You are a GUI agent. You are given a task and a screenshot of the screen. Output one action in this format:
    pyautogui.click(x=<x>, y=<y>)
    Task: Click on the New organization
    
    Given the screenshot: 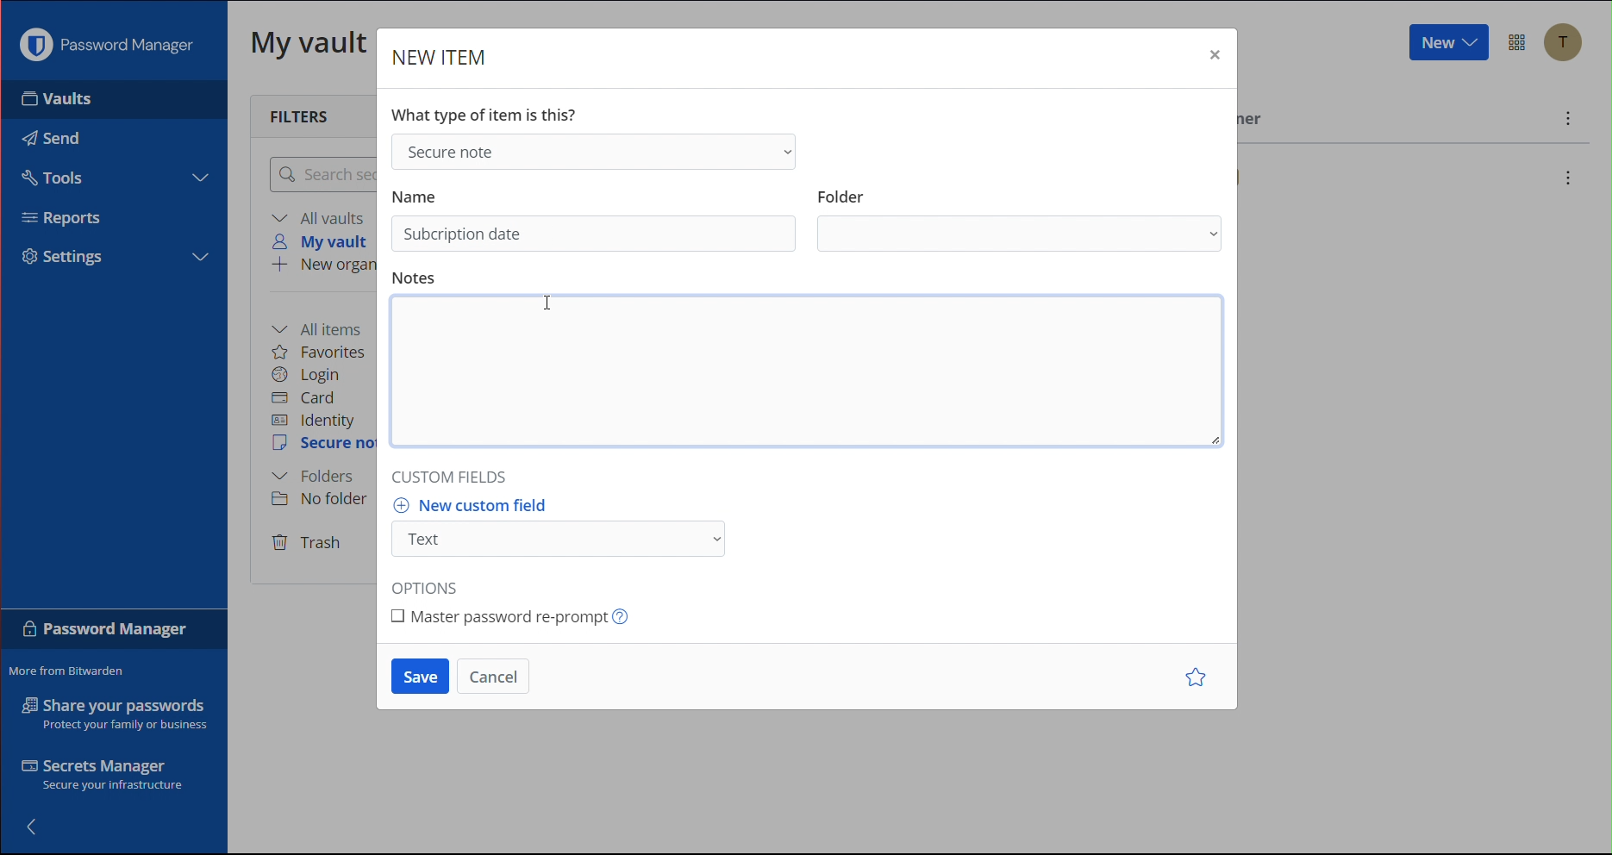 What is the action you would take?
    pyautogui.click(x=322, y=266)
    